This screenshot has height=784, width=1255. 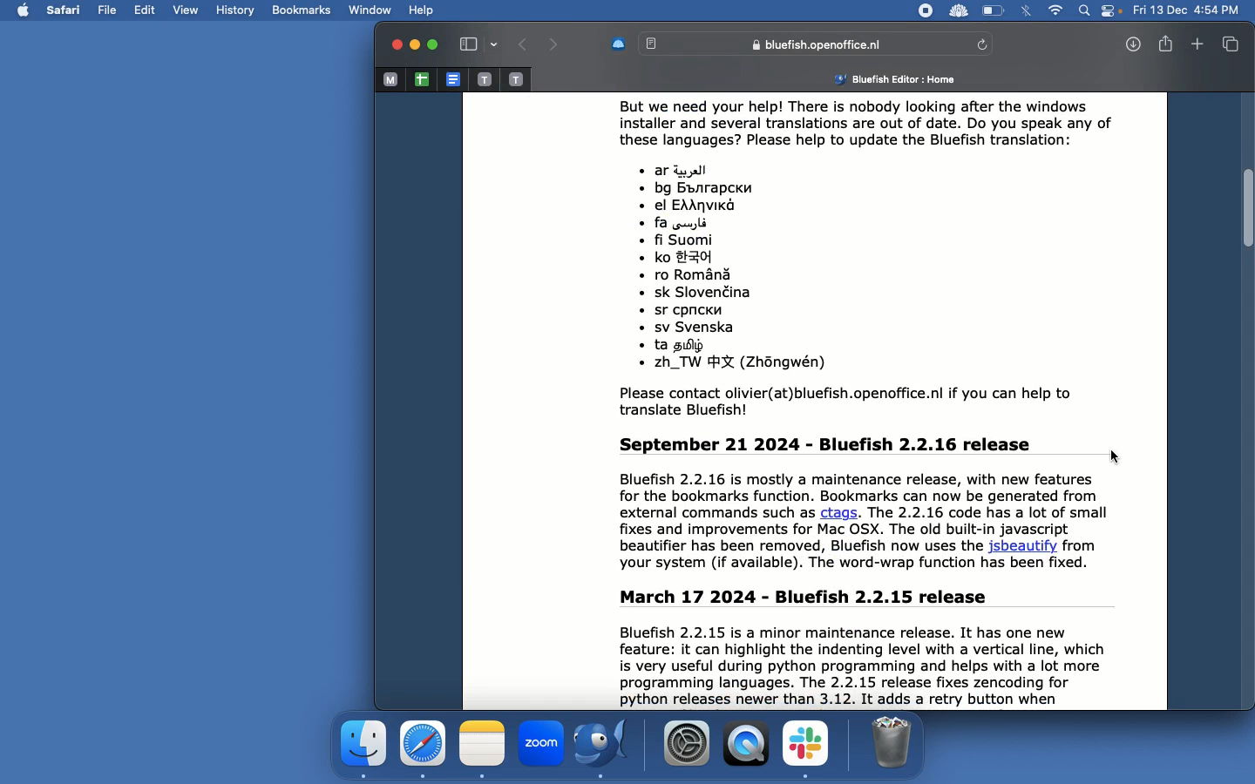 What do you see at coordinates (926, 10) in the screenshot?
I see `Record` at bounding box center [926, 10].